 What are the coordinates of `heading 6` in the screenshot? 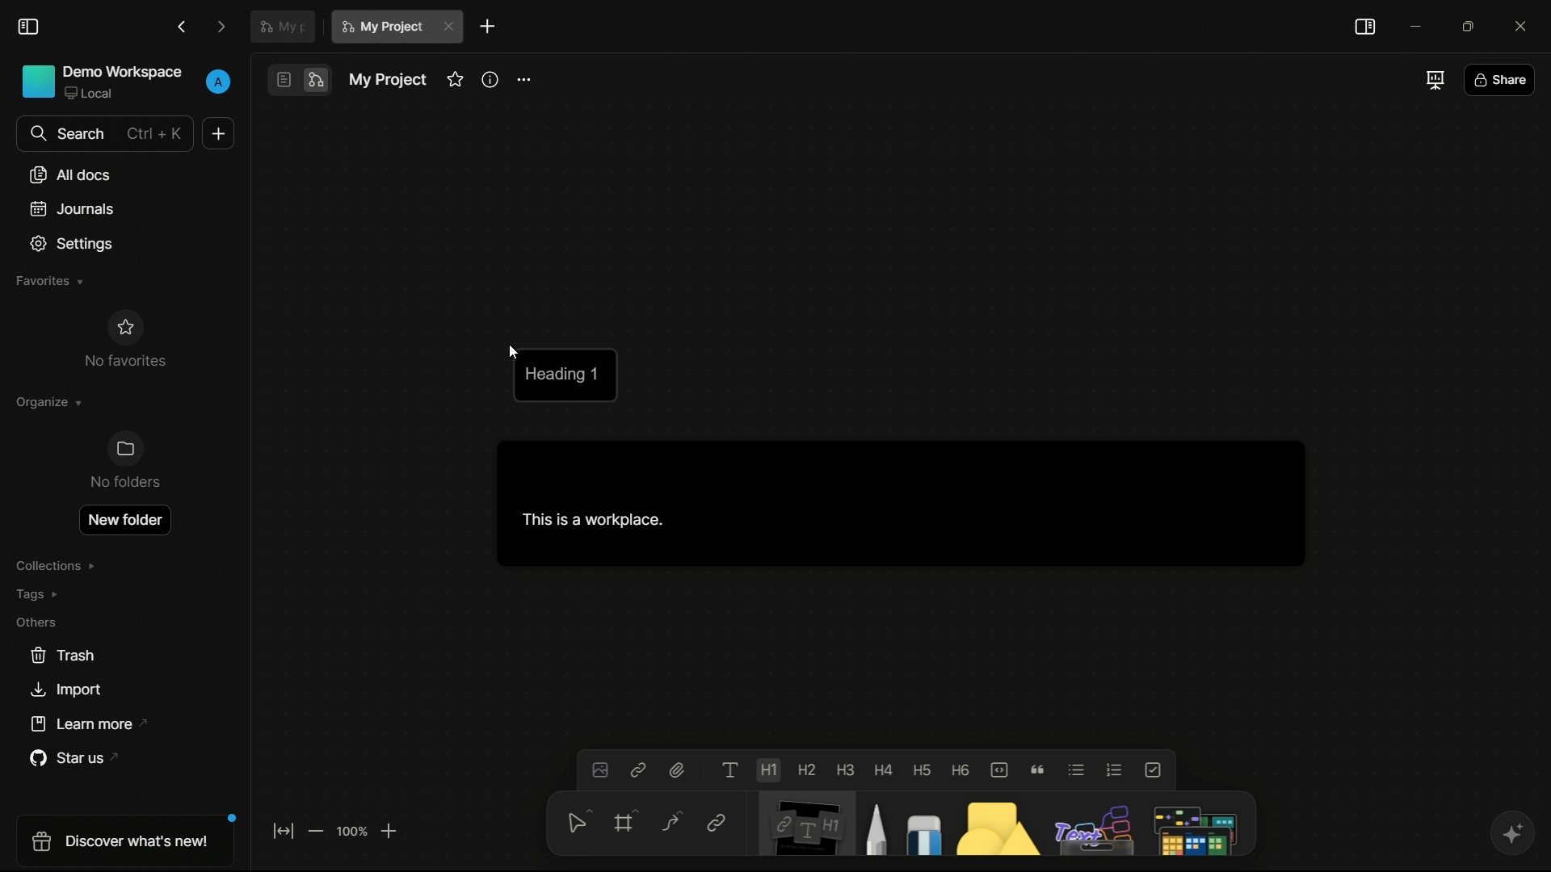 It's located at (963, 765).